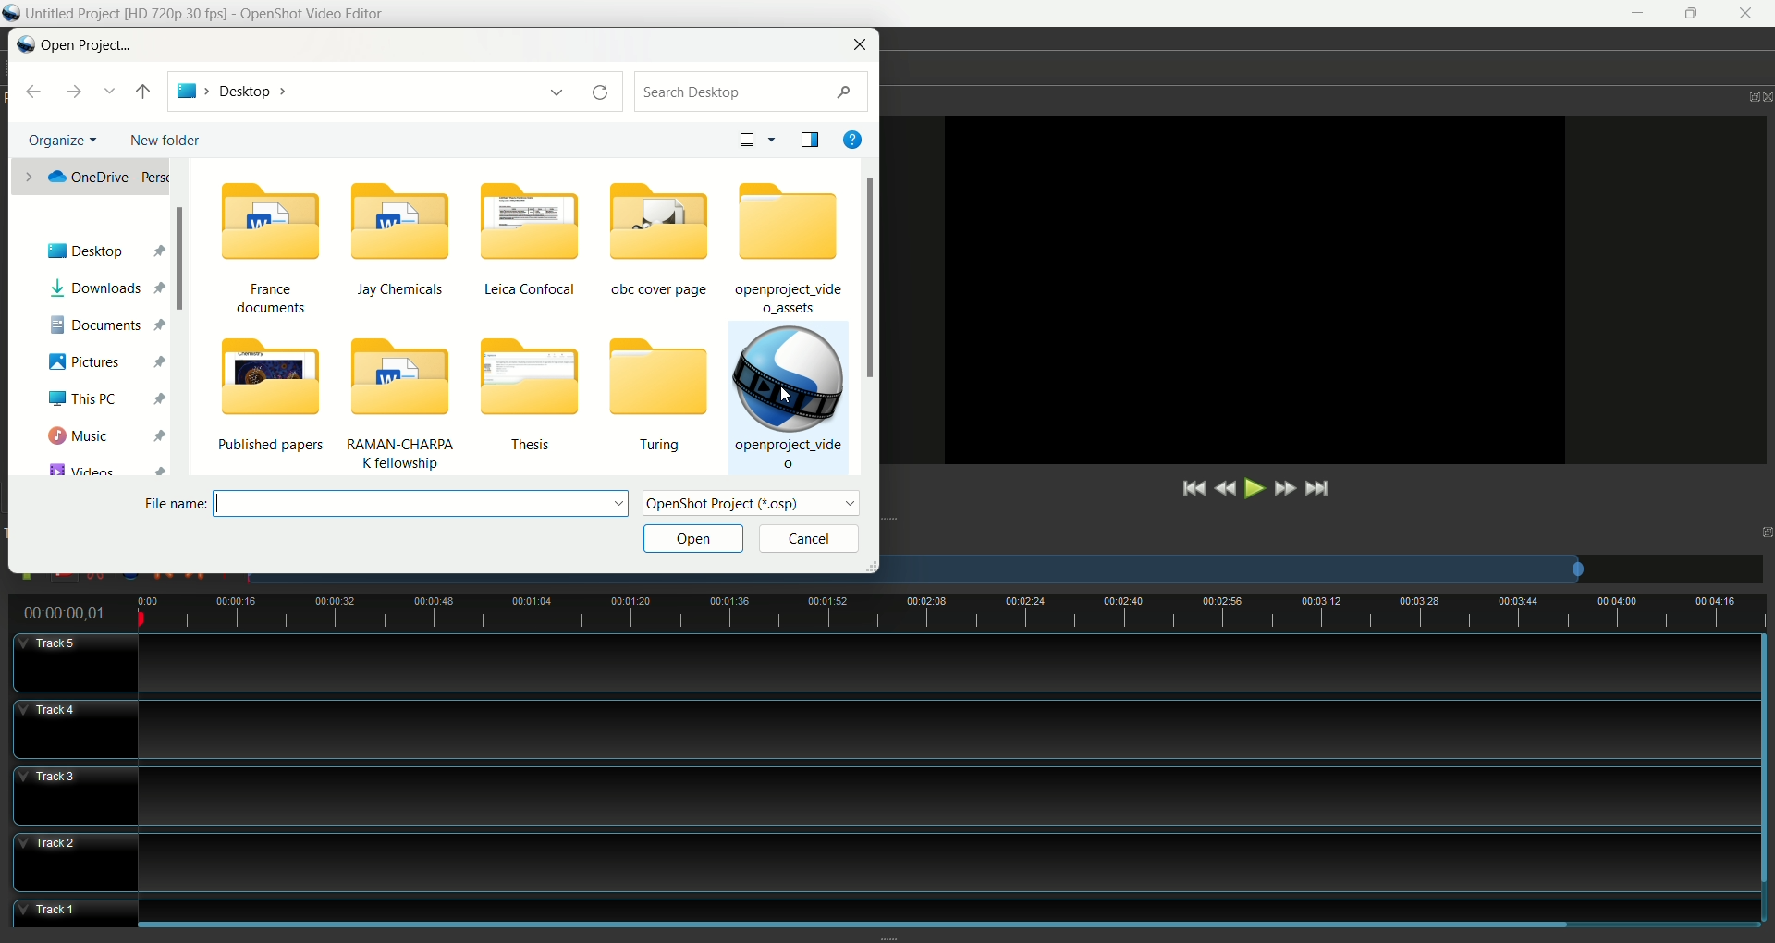 This screenshot has width=1775, height=943. What do you see at coordinates (1694, 14) in the screenshot?
I see `maximize` at bounding box center [1694, 14].